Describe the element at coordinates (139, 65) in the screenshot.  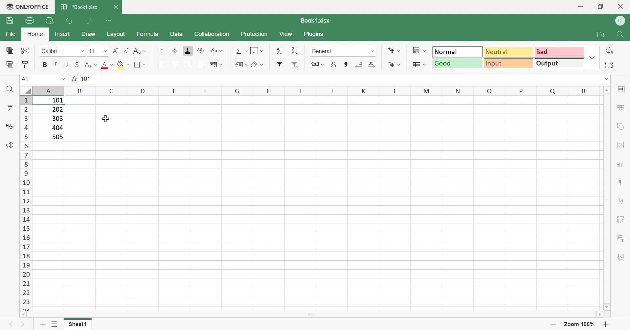
I see `Borders` at that location.